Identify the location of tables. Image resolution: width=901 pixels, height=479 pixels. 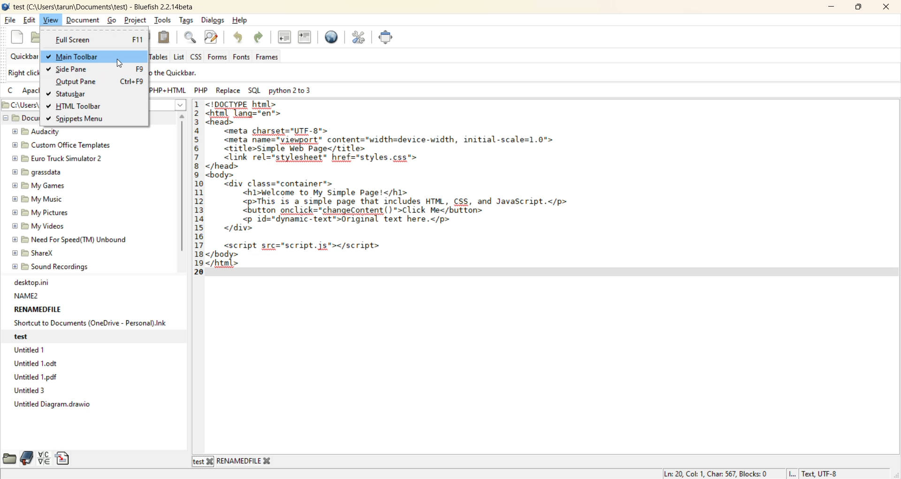
(159, 56).